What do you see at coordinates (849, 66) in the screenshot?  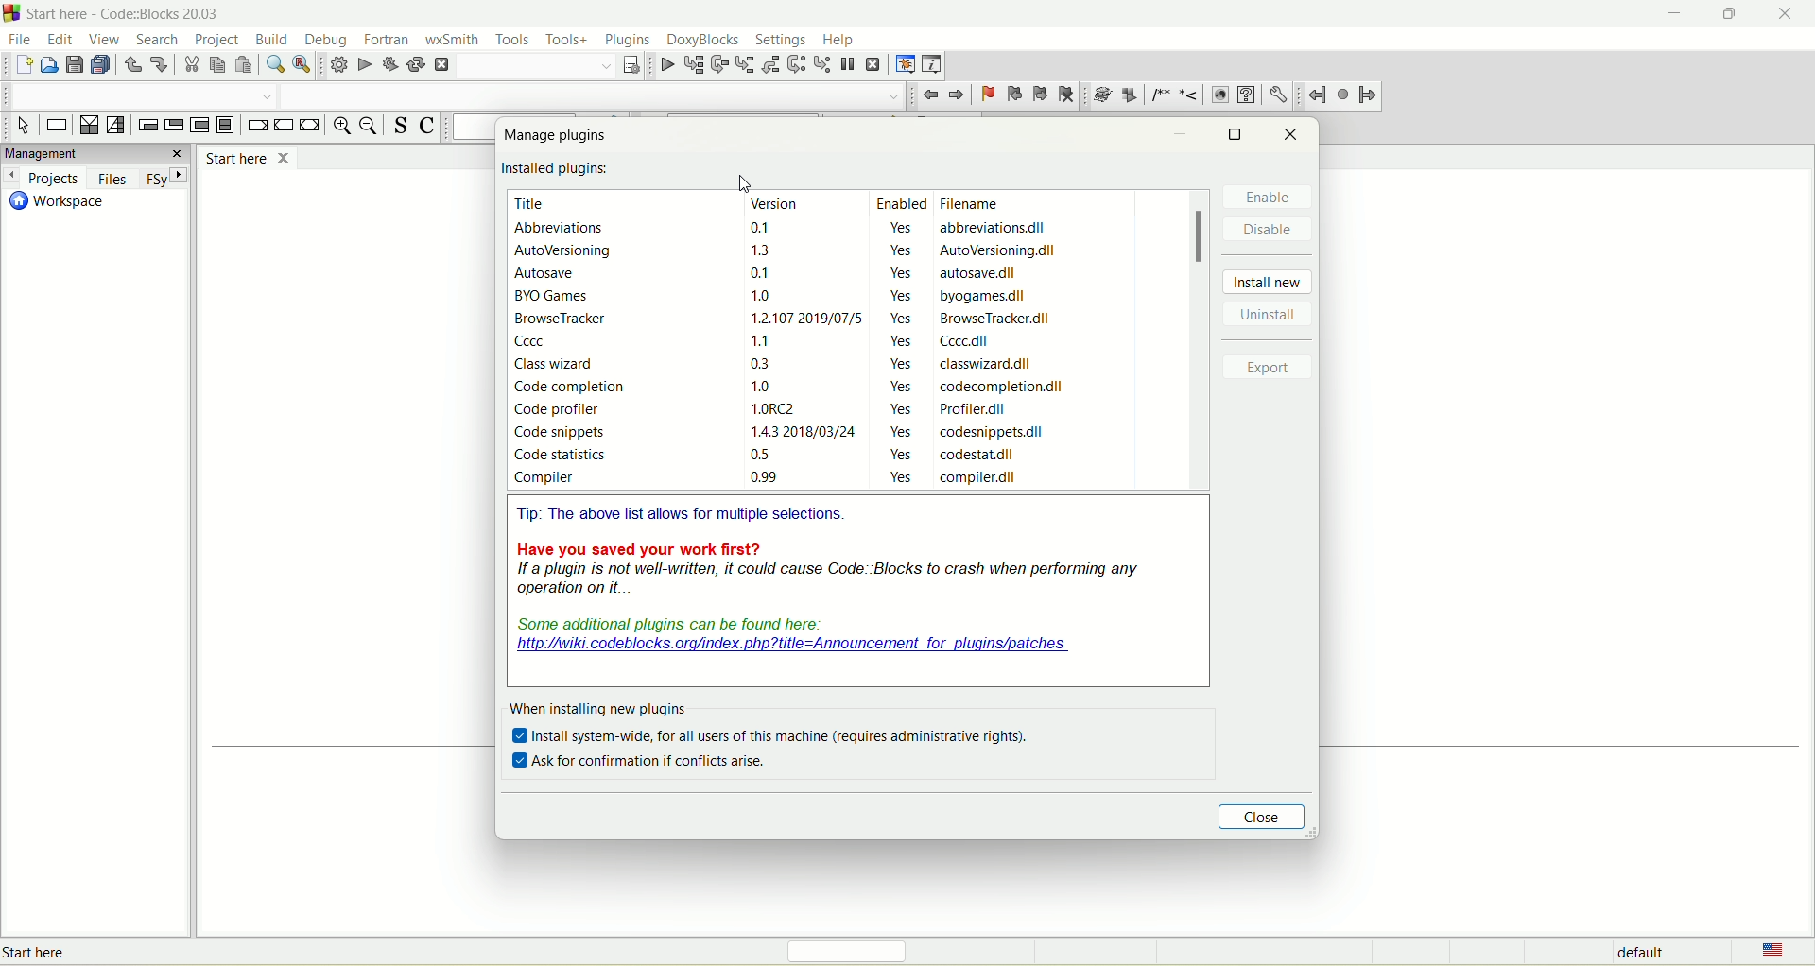 I see `break debugger` at bounding box center [849, 66].